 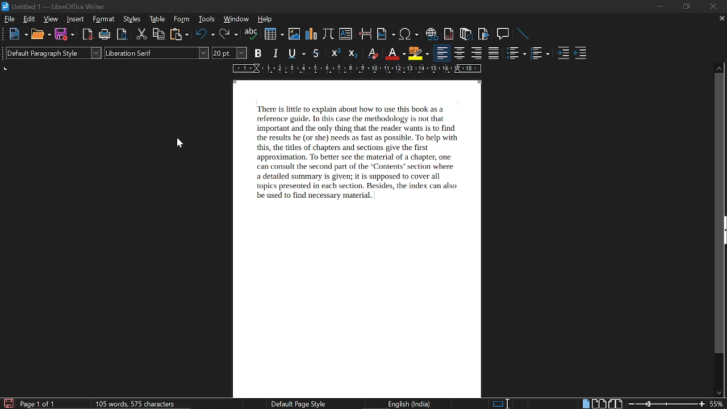 What do you see at coordinates (10, 19) in the screenshot?
I see `file` at bounding box center [10, 19].